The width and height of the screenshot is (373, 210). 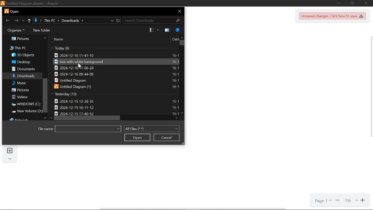 I want to click on windows(C:), so click(x=24, y=104).